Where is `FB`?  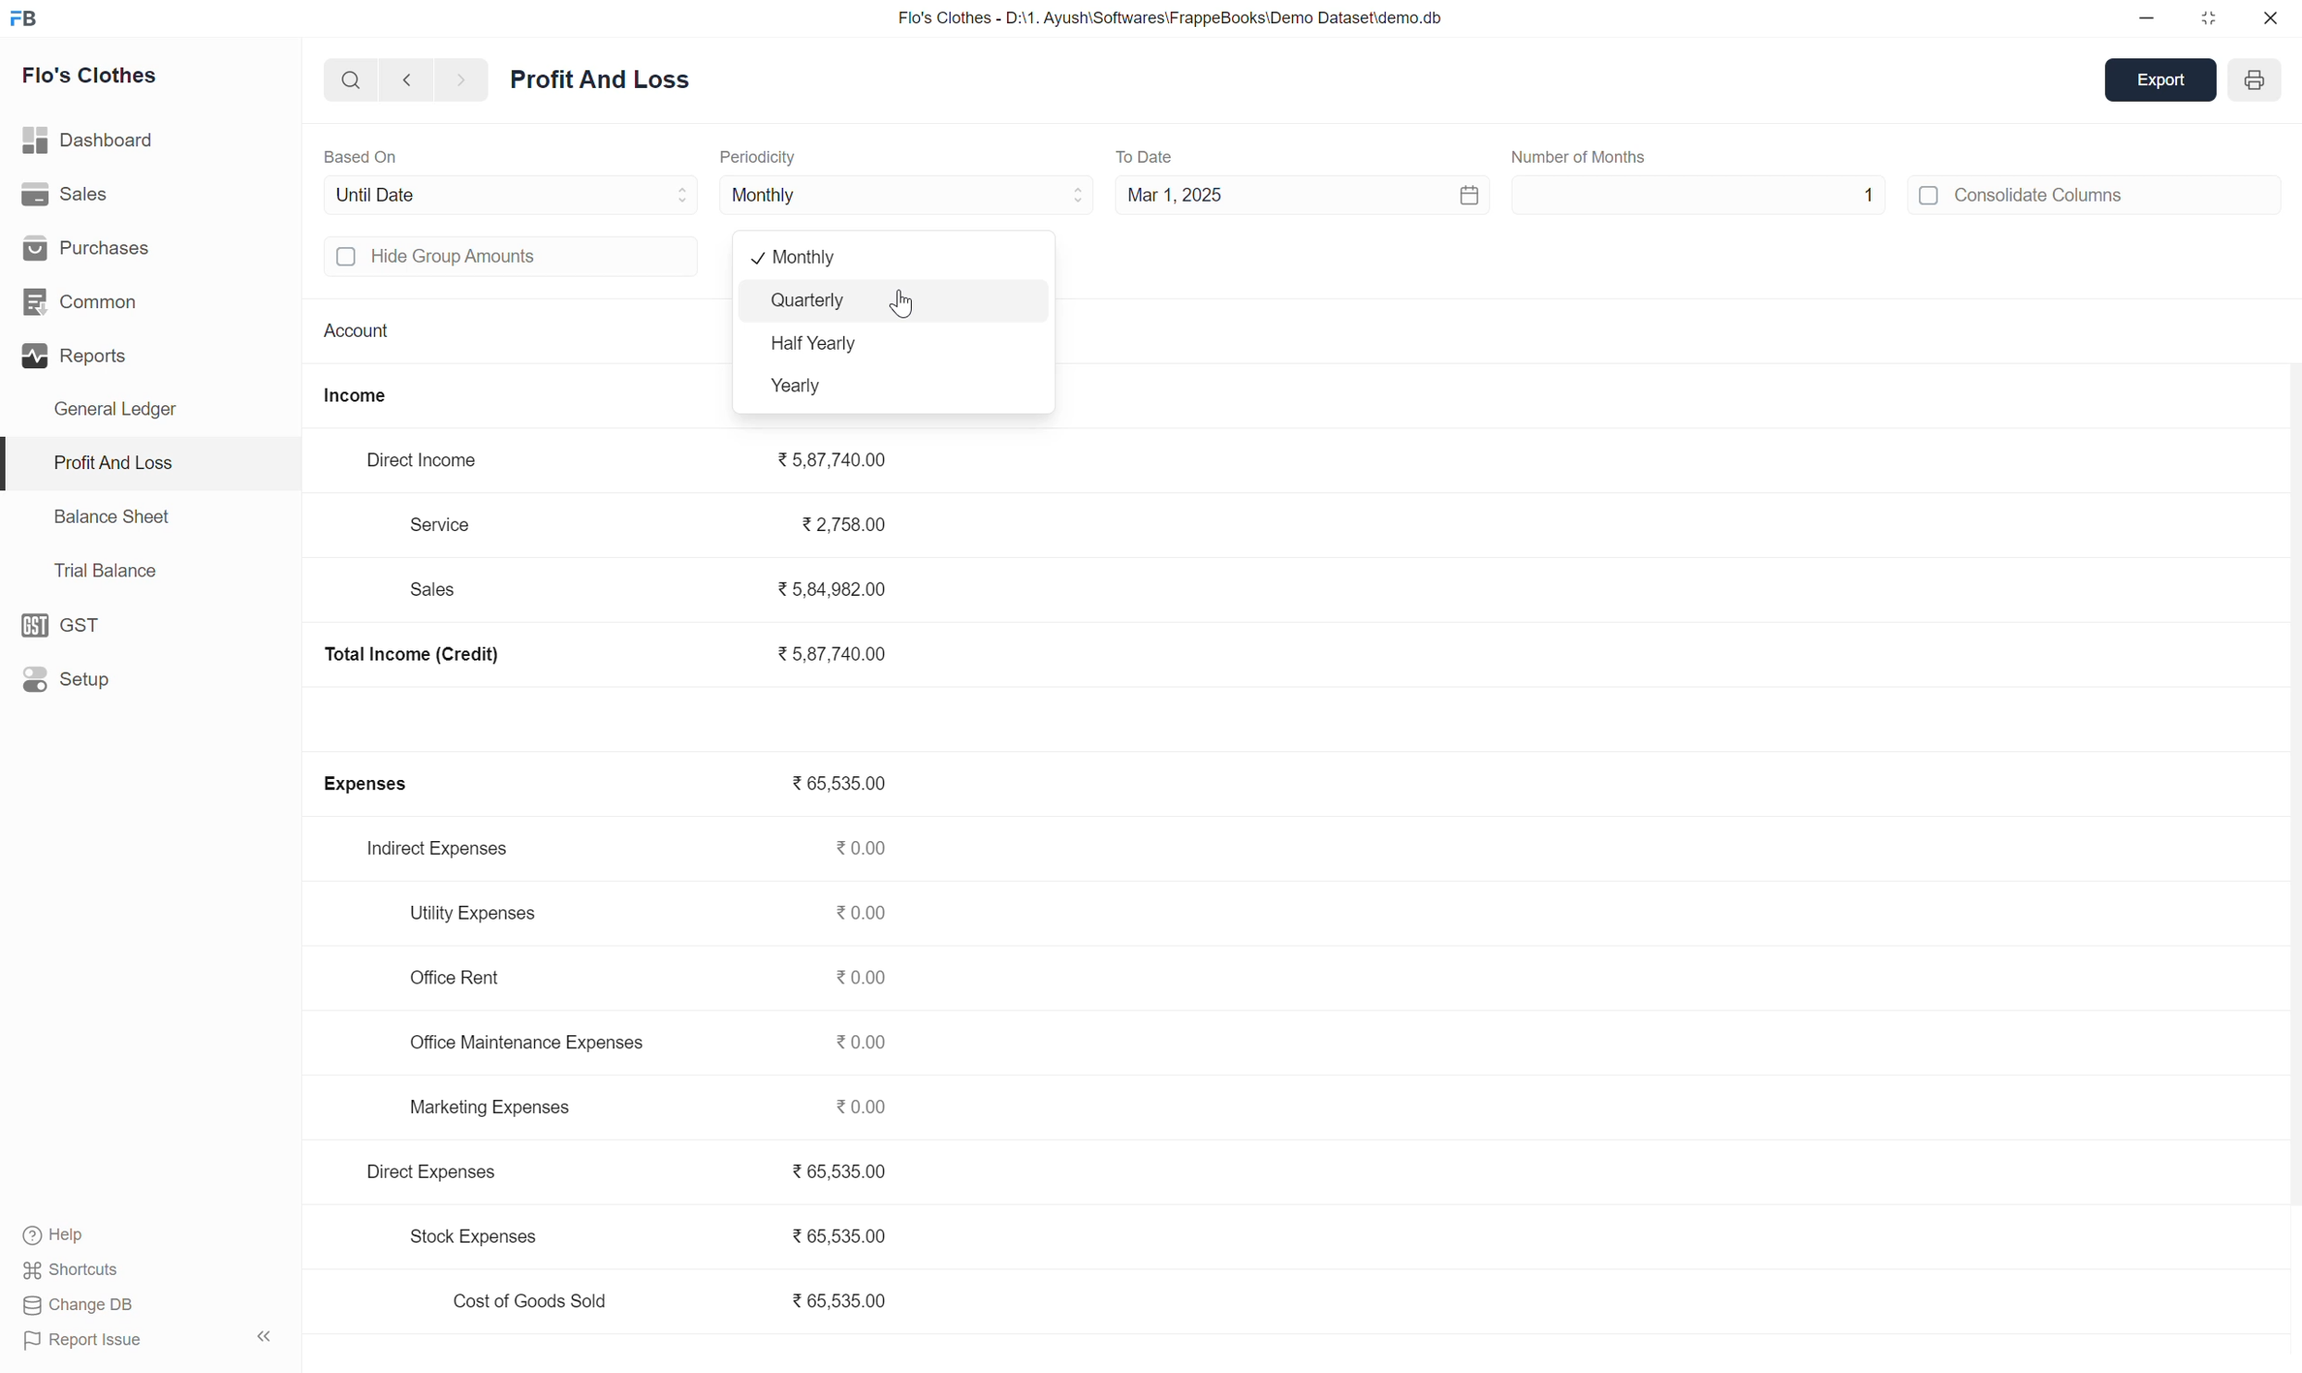
FB is located at coordinates (41, 20).